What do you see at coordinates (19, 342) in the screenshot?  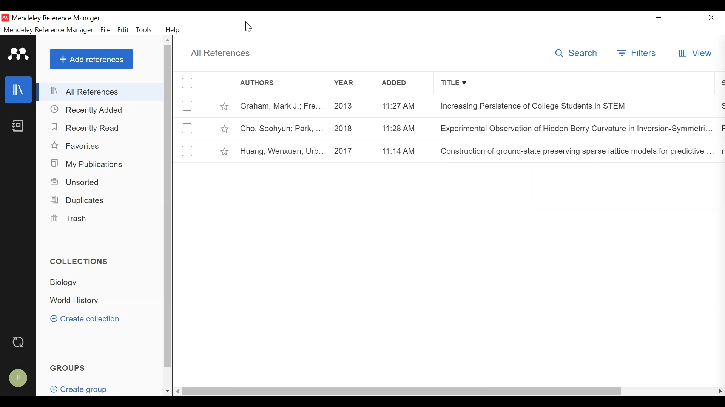 I see `Sync` at bounding box center [19, 342].